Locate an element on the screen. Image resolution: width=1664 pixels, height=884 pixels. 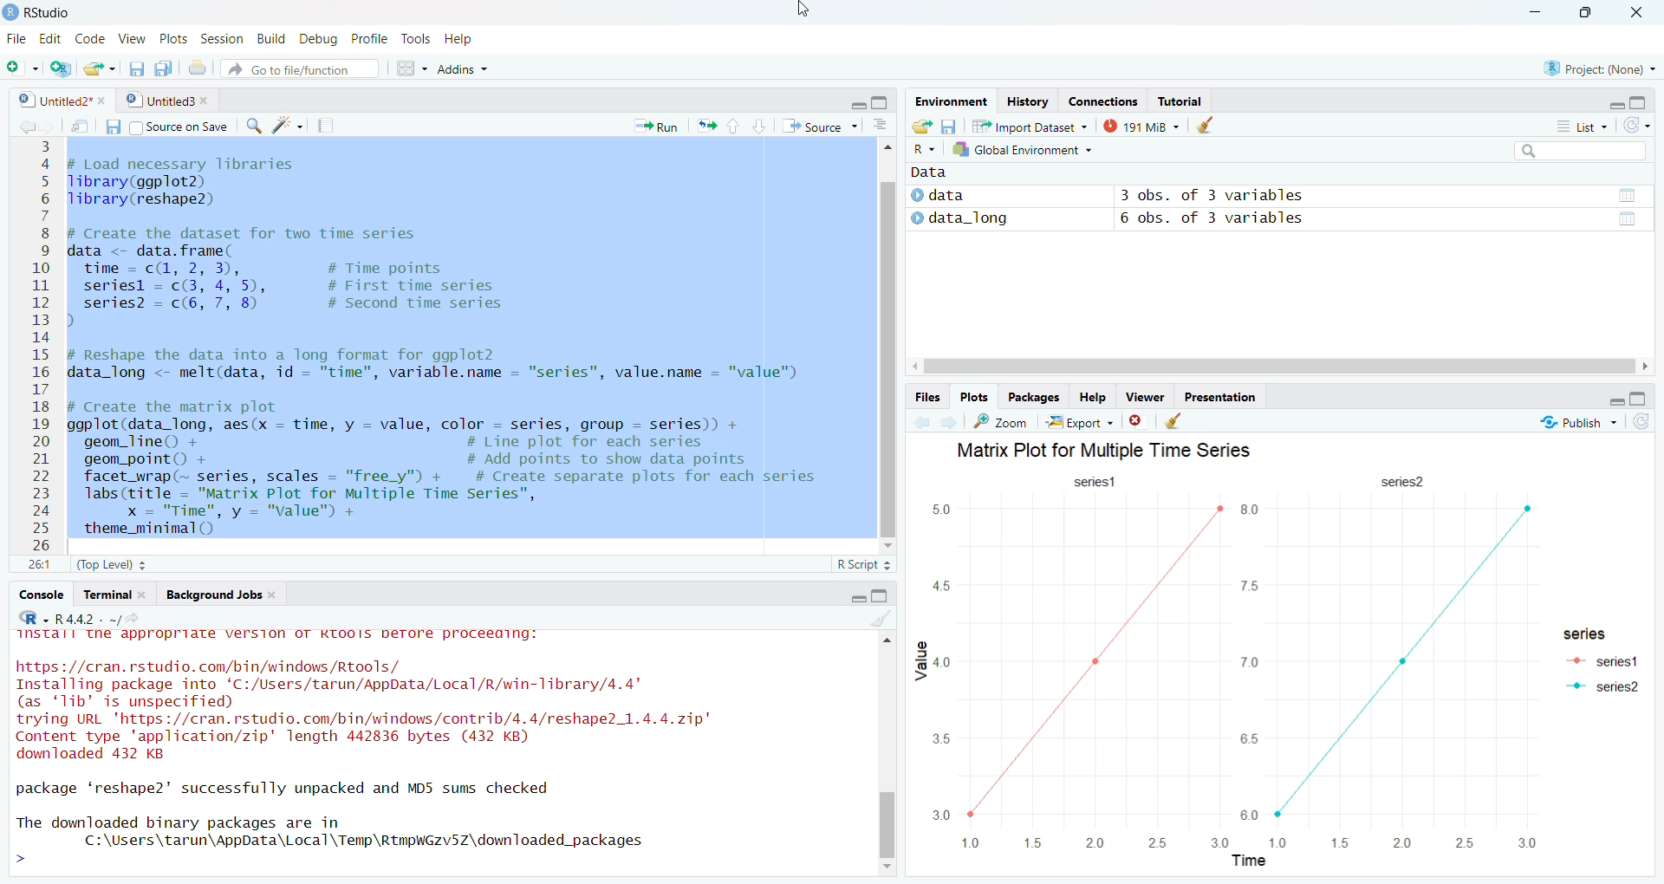
Scroll up is located at coordinates (889, 645).